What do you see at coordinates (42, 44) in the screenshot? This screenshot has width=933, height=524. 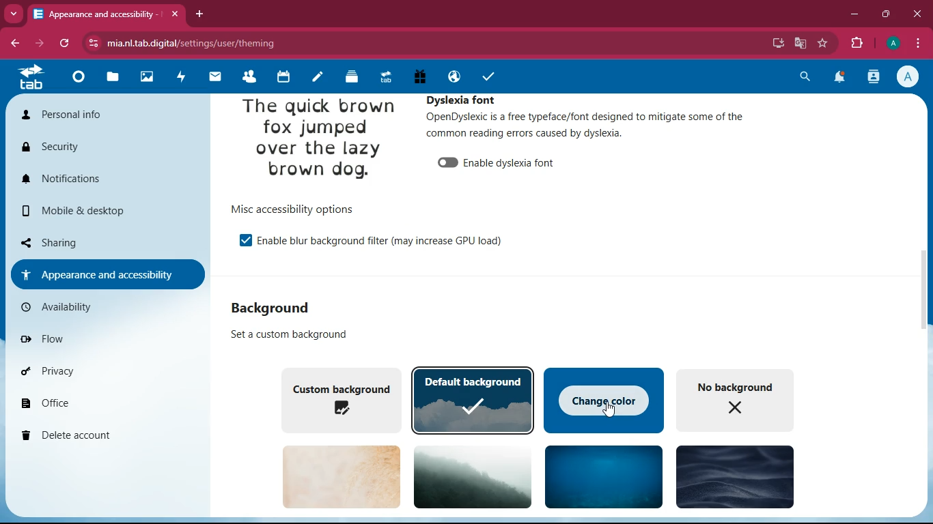 I see `forward` at bounding box center [42, 44].